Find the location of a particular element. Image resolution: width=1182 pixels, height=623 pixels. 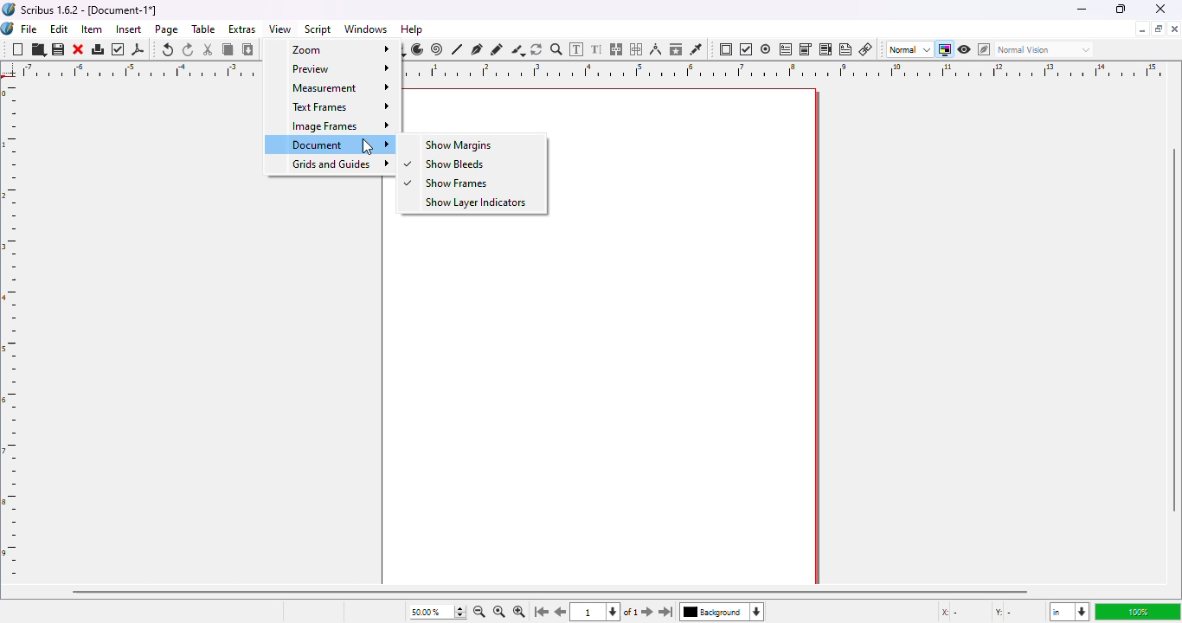

minimize is located at coordinates (1141, 29).